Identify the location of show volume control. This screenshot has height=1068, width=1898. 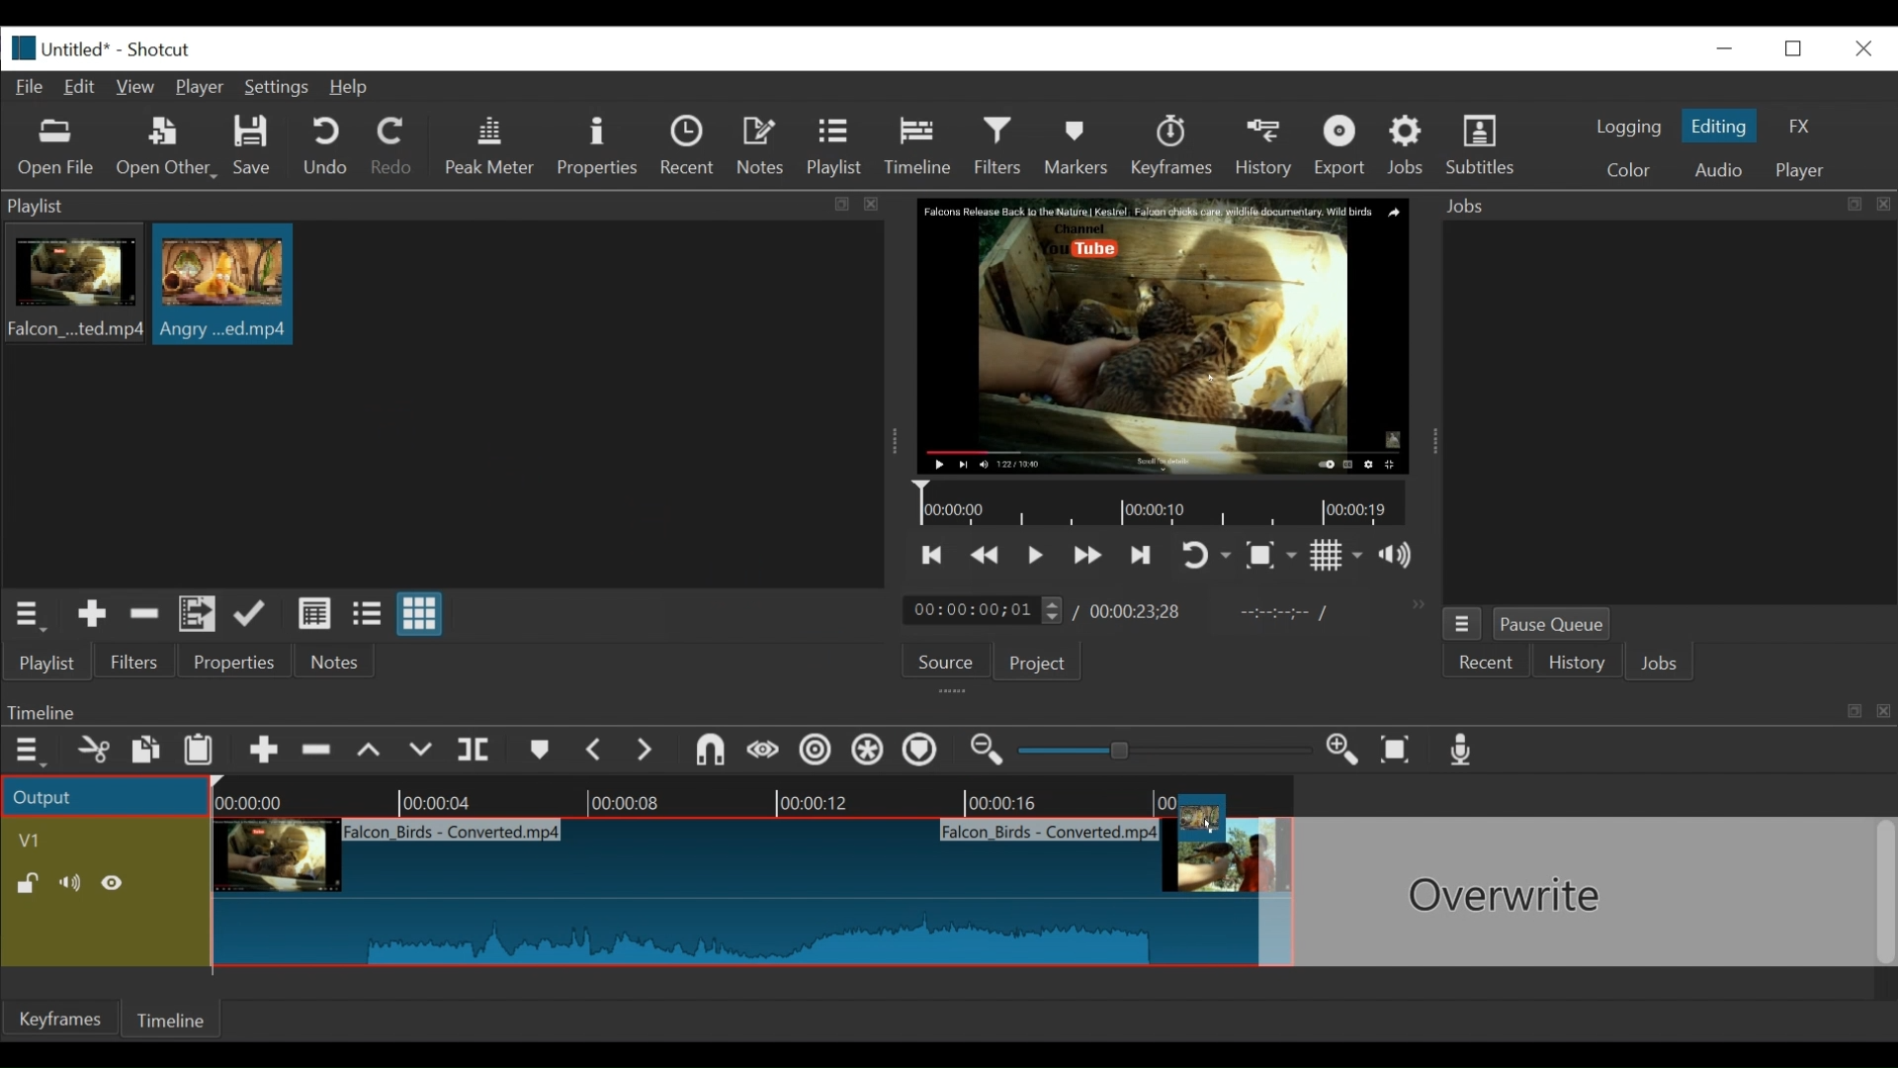
(1404, 557).